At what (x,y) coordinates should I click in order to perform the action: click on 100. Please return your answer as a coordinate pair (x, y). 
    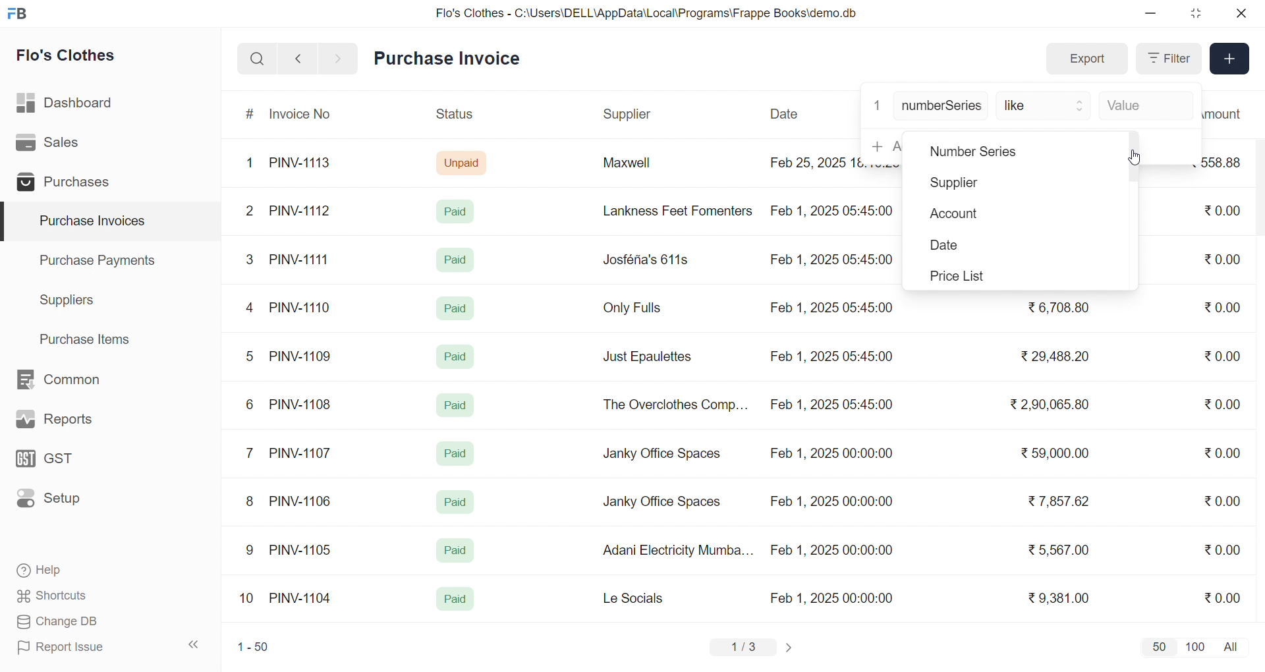
    Looking at the image, I should click on (1193, 646).